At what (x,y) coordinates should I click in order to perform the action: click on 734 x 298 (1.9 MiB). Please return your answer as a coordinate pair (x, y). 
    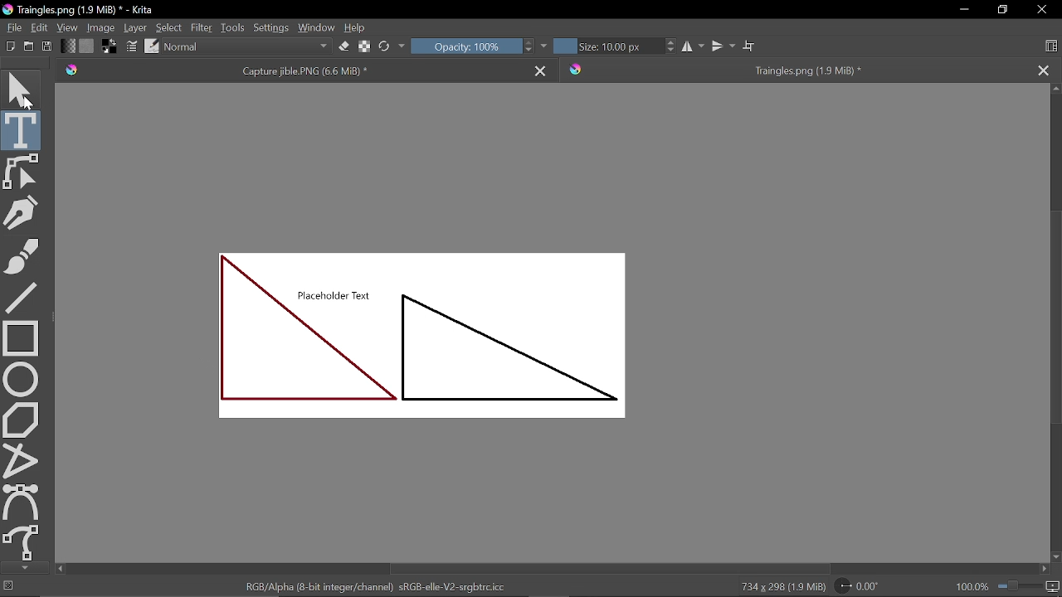
    Looking at the image, I should click on (782, 585).